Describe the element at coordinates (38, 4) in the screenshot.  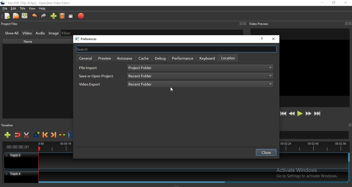
I see `" test [HD 720p 30 fps] - OpenShot Video Editor` at that location.